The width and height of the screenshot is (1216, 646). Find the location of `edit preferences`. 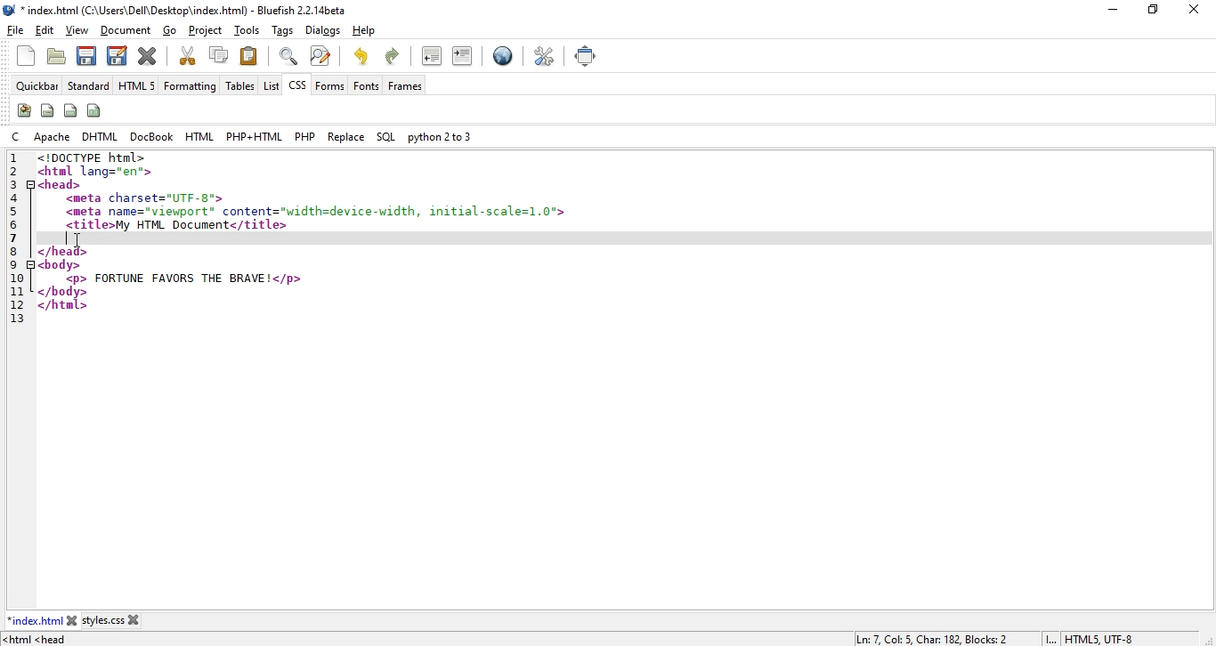

edit preferences is located at coordinates (546, 55).